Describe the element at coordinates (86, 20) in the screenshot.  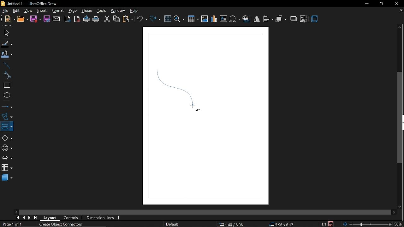
I see `print directly` at that location.